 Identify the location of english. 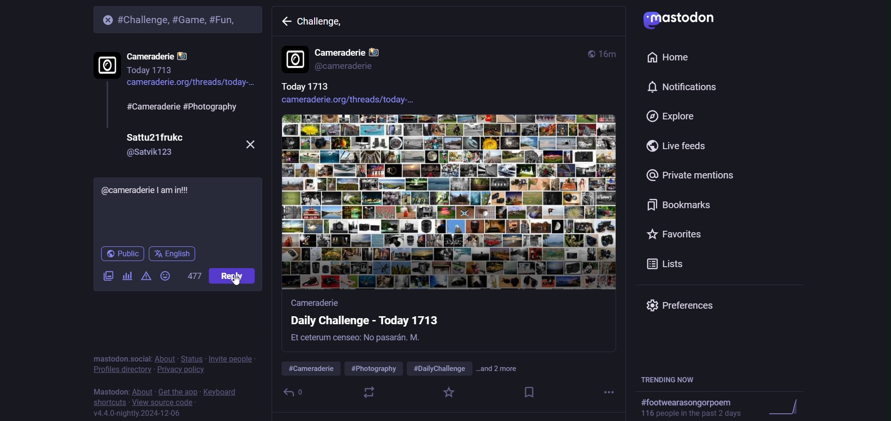
(175, 252).